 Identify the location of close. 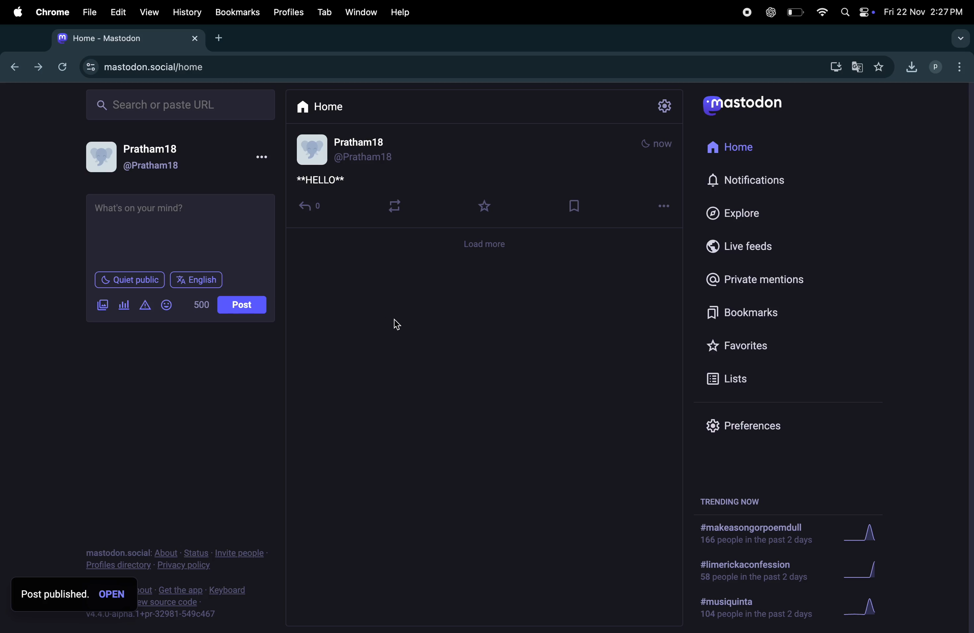
(196, 38).